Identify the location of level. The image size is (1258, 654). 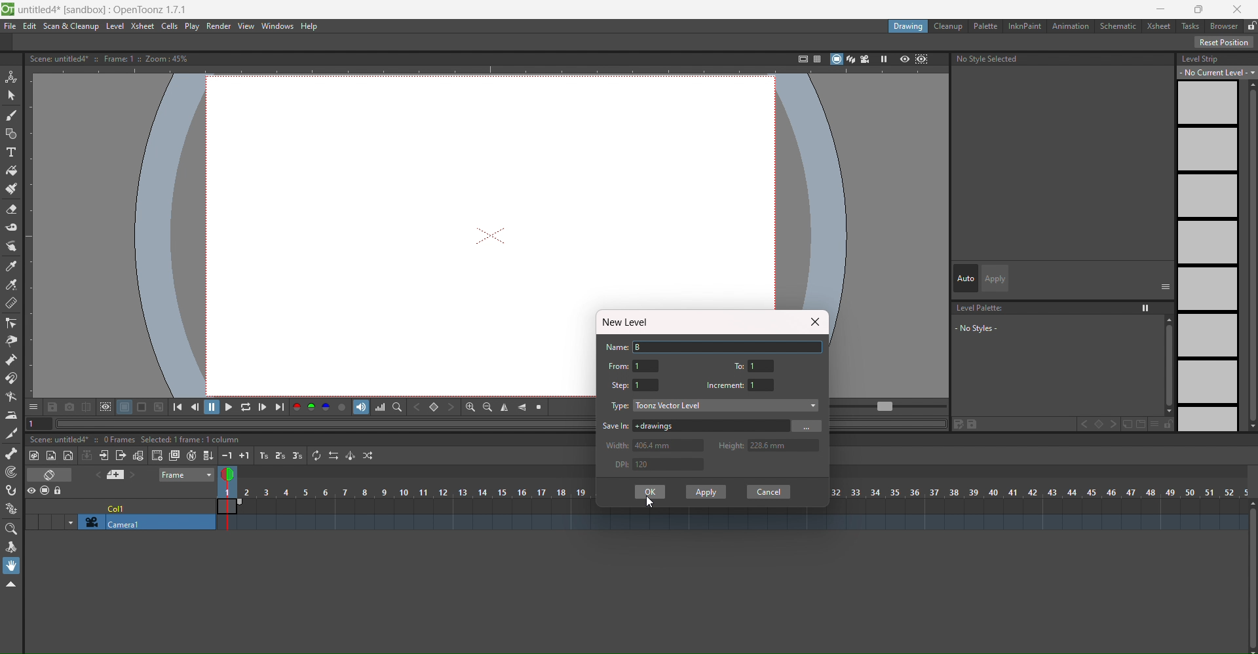
(115, 26).